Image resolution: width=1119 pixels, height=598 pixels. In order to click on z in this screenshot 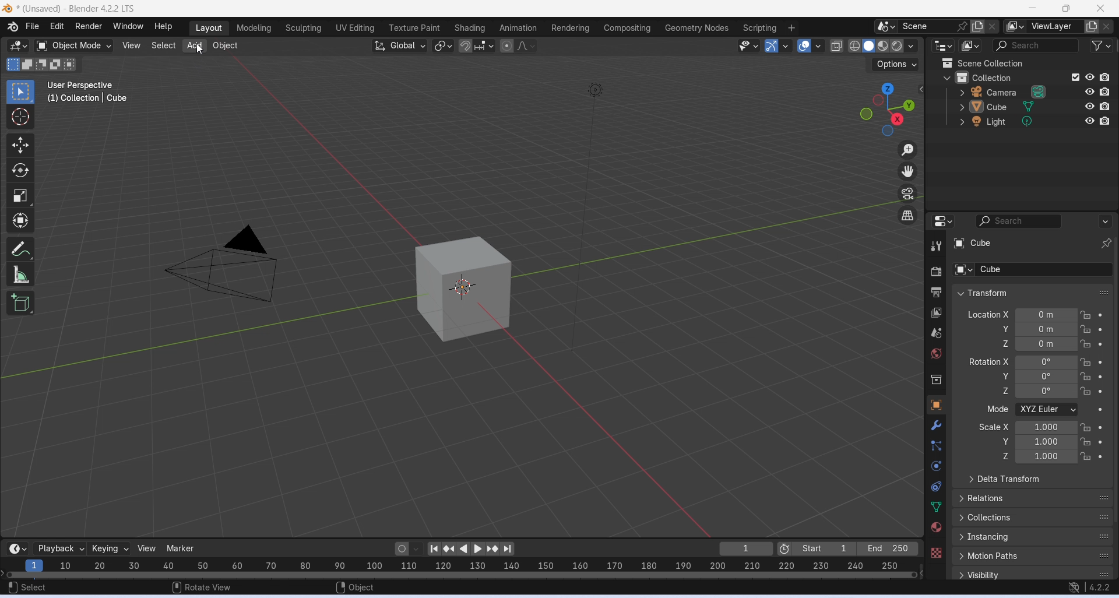, I will do `click(1001, 456)`.